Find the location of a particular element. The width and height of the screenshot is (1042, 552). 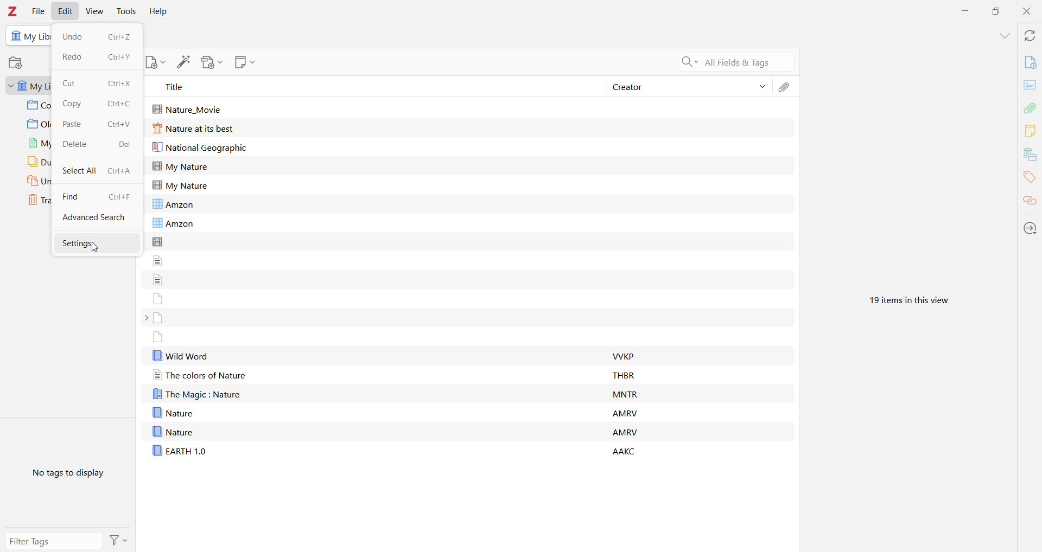

Minimize is located at coordinates (966, 12).